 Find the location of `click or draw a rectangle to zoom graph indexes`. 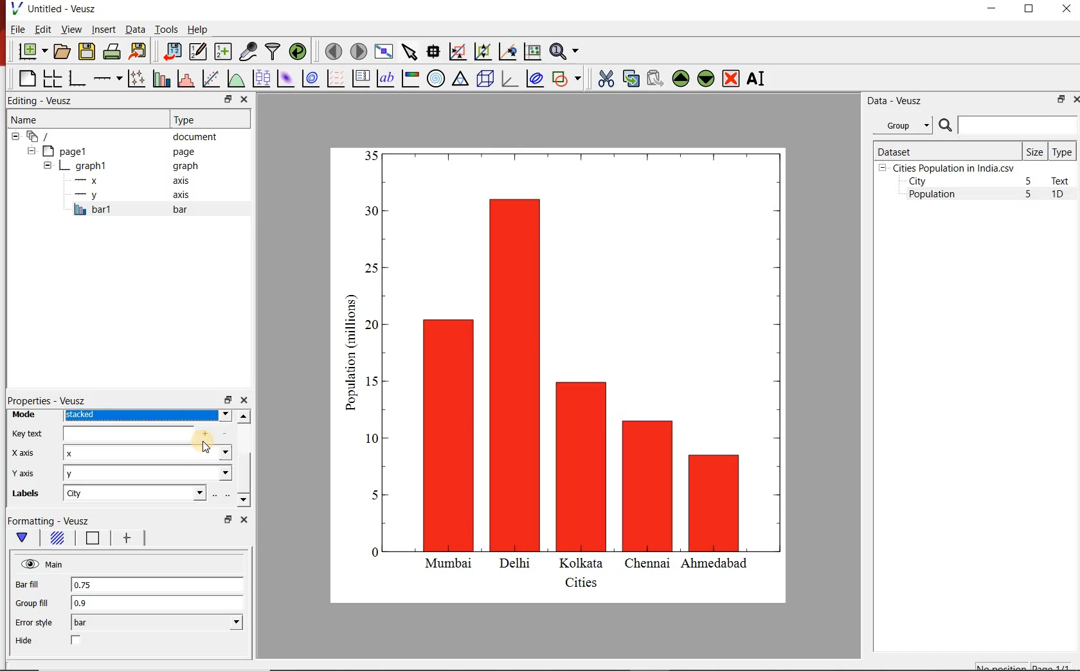

click or draw a rectangle to zoom graph indexes is located at coordinates (456, 51).